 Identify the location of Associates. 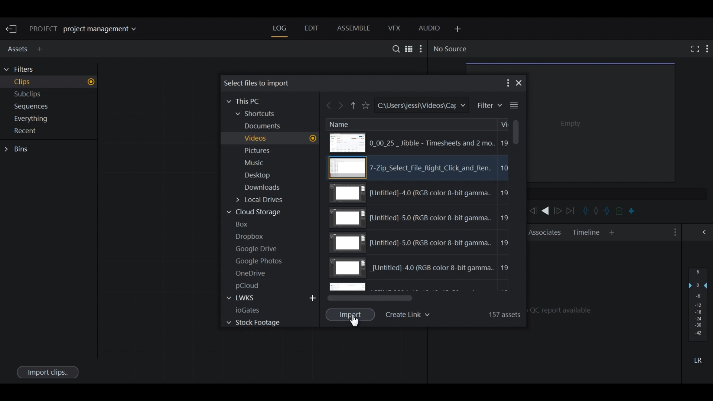
(545, 232).